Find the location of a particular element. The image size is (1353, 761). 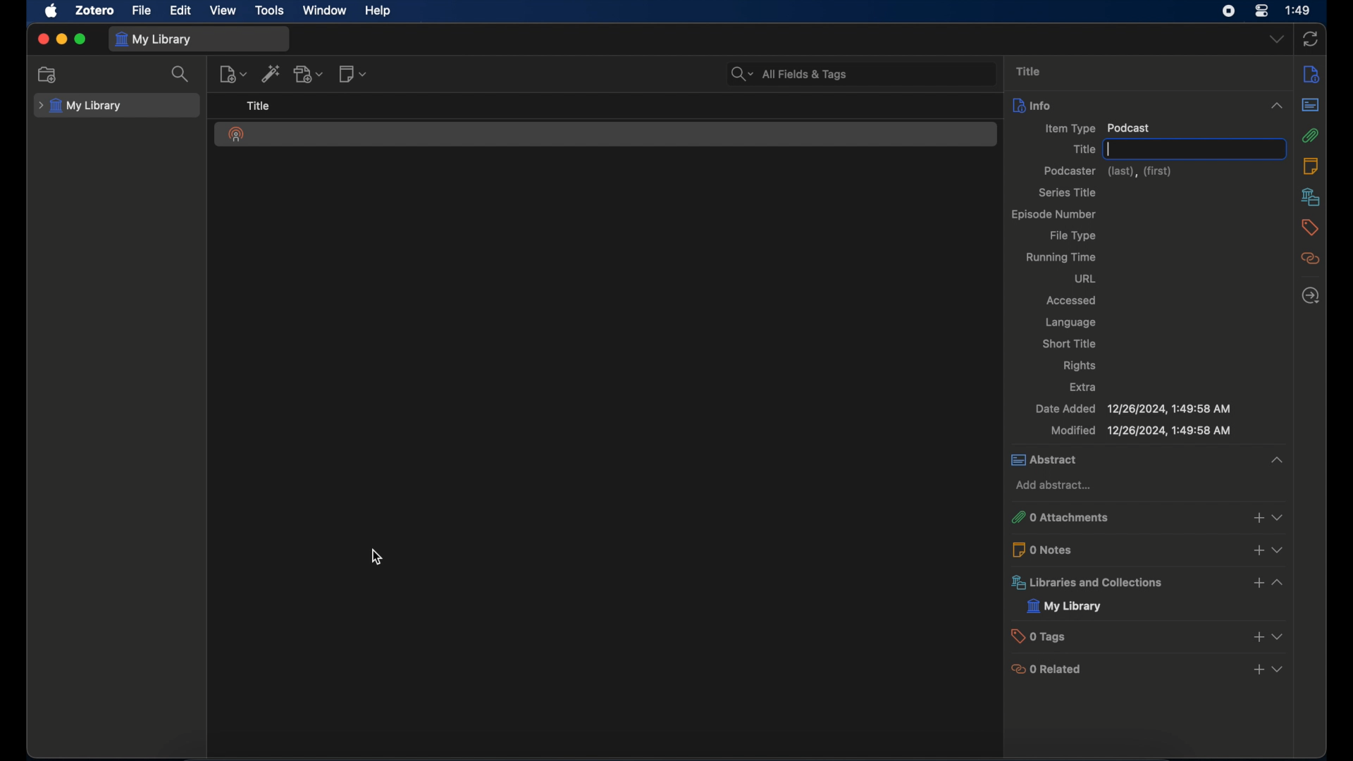

title is located at coordinates (1082, 149).